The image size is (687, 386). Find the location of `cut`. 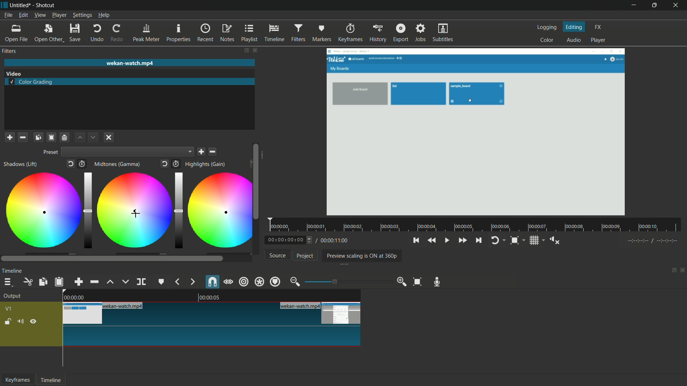

cut is located at coordinates (29, 282).